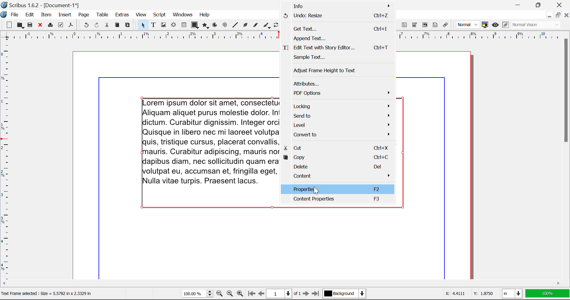  I want to click on Open, so click(21, 26).